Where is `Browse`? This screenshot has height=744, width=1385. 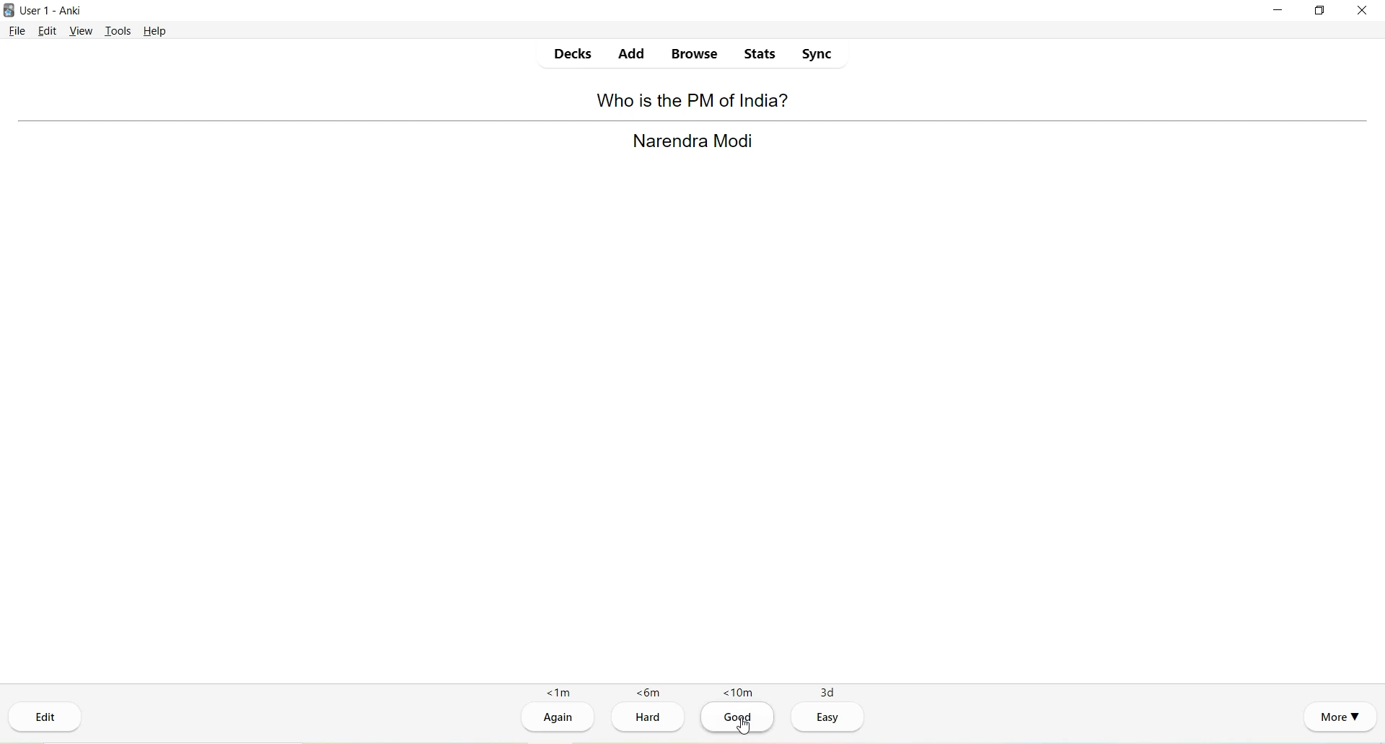 Browse is located at coordinates (695, 55).